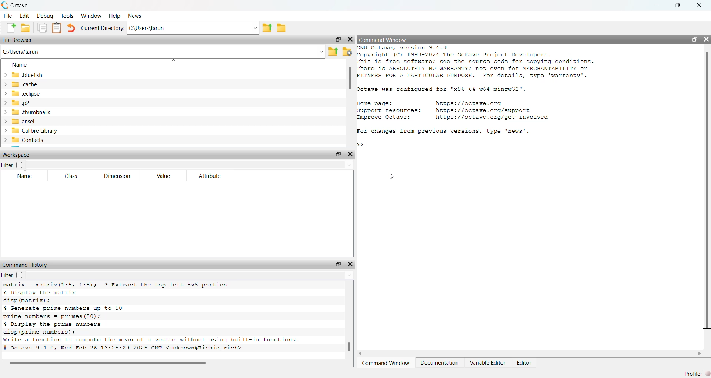  I want to click on class, so click(73, 176).